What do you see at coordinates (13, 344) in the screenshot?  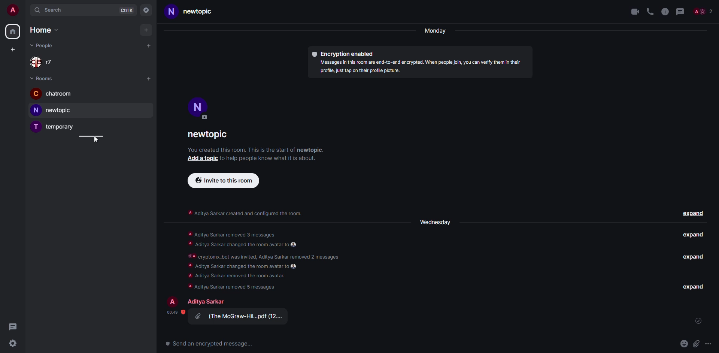 I see `settings` at bounding box center [13, 344].